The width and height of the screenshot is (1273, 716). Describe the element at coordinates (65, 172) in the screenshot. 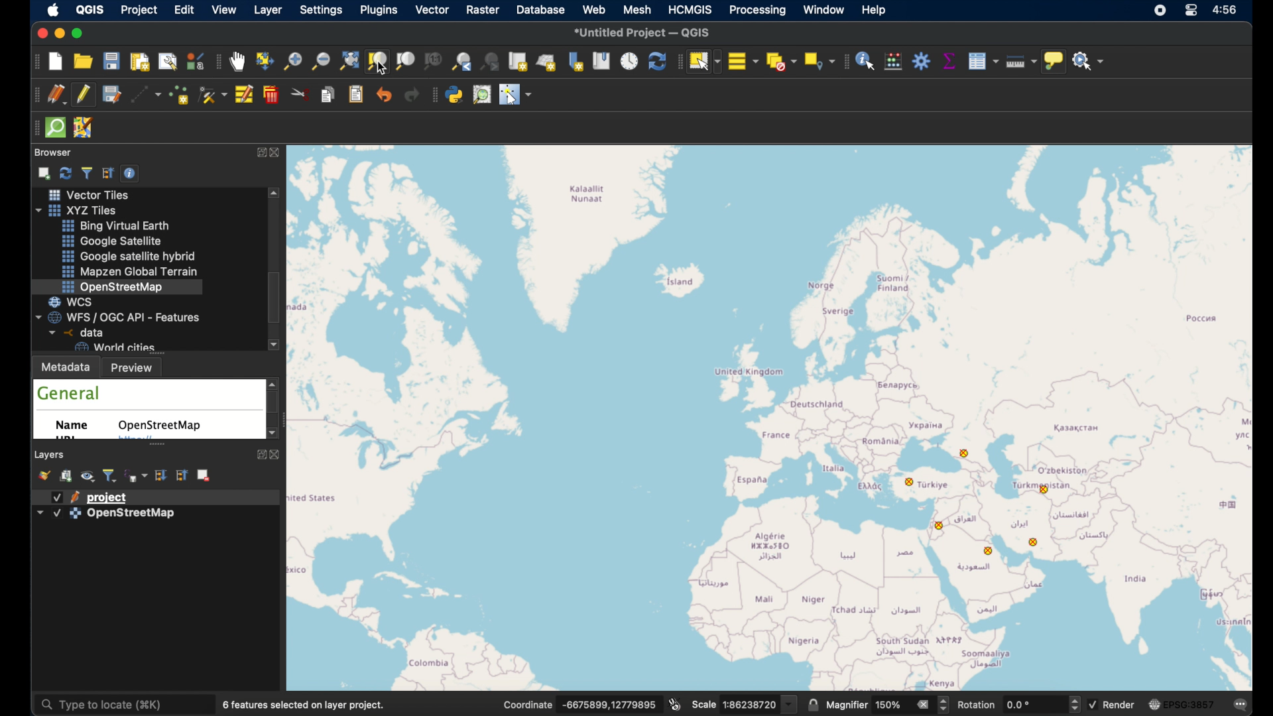

I see `refresh` at that location.